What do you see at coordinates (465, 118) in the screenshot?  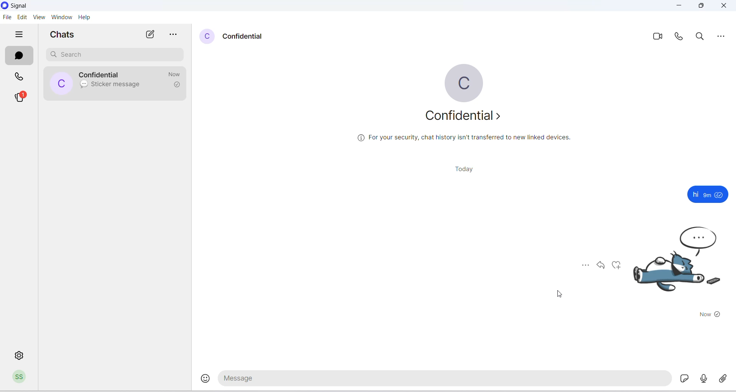 I see `about contact` at bounding box center [465, 118].